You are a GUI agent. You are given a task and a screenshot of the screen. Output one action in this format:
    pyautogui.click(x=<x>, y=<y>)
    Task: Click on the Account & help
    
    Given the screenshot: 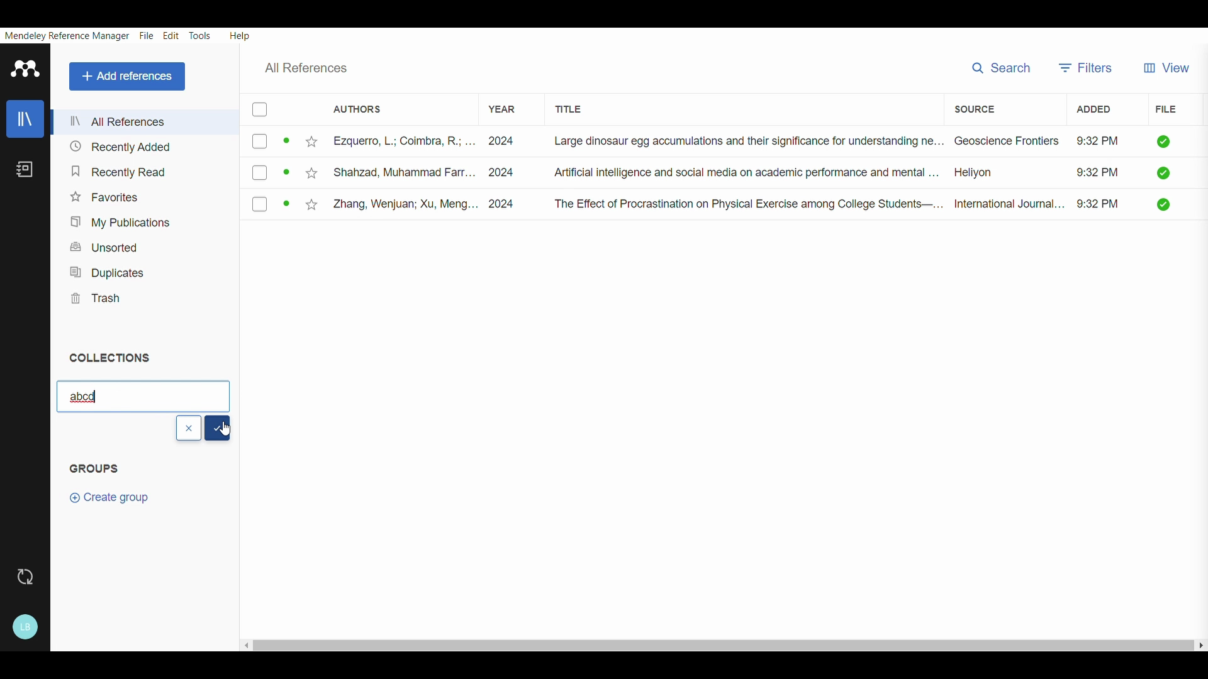 What is the action you would take?
    pyautogui.click(x=26, y=625)
    